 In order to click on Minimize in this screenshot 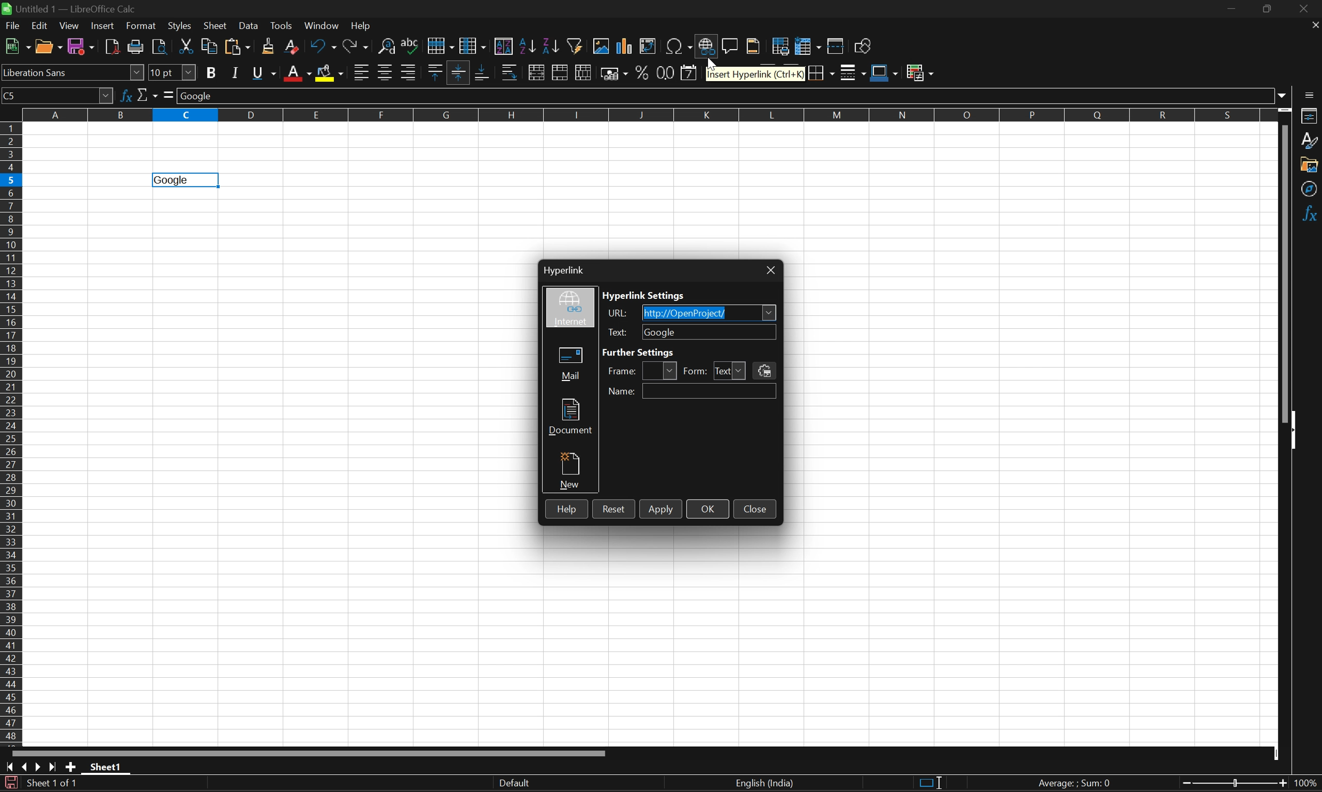, I will do `click(1233, 9)`.